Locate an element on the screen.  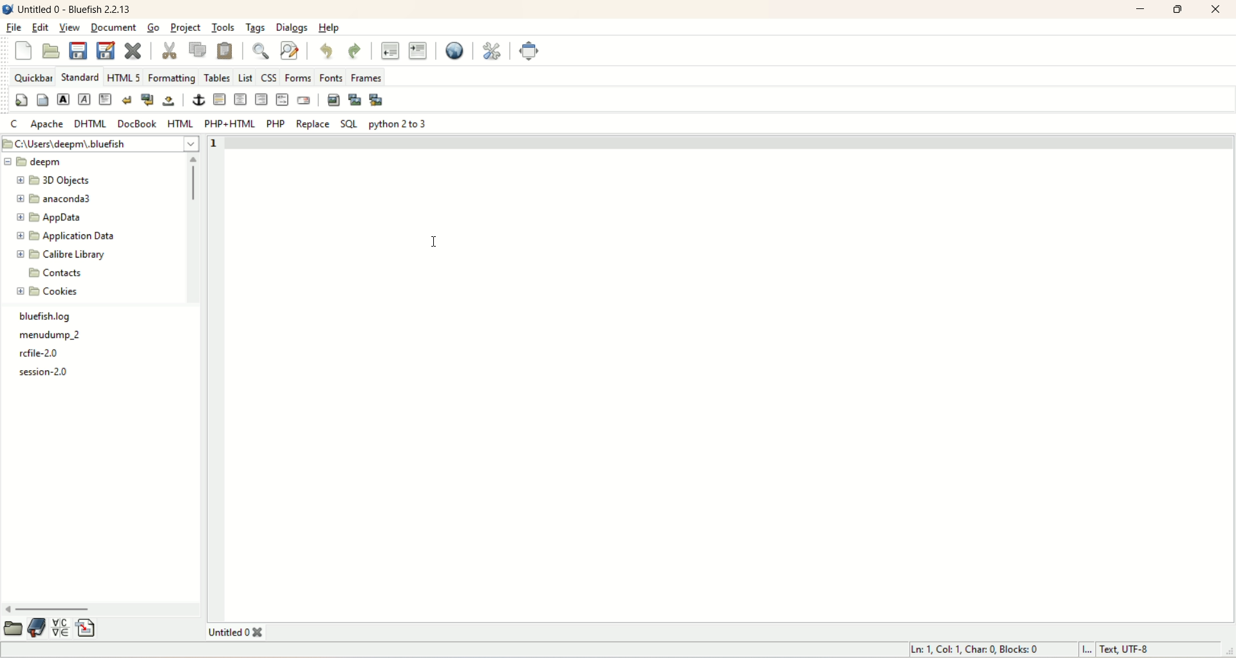
title is located at coordinates (76, 9).